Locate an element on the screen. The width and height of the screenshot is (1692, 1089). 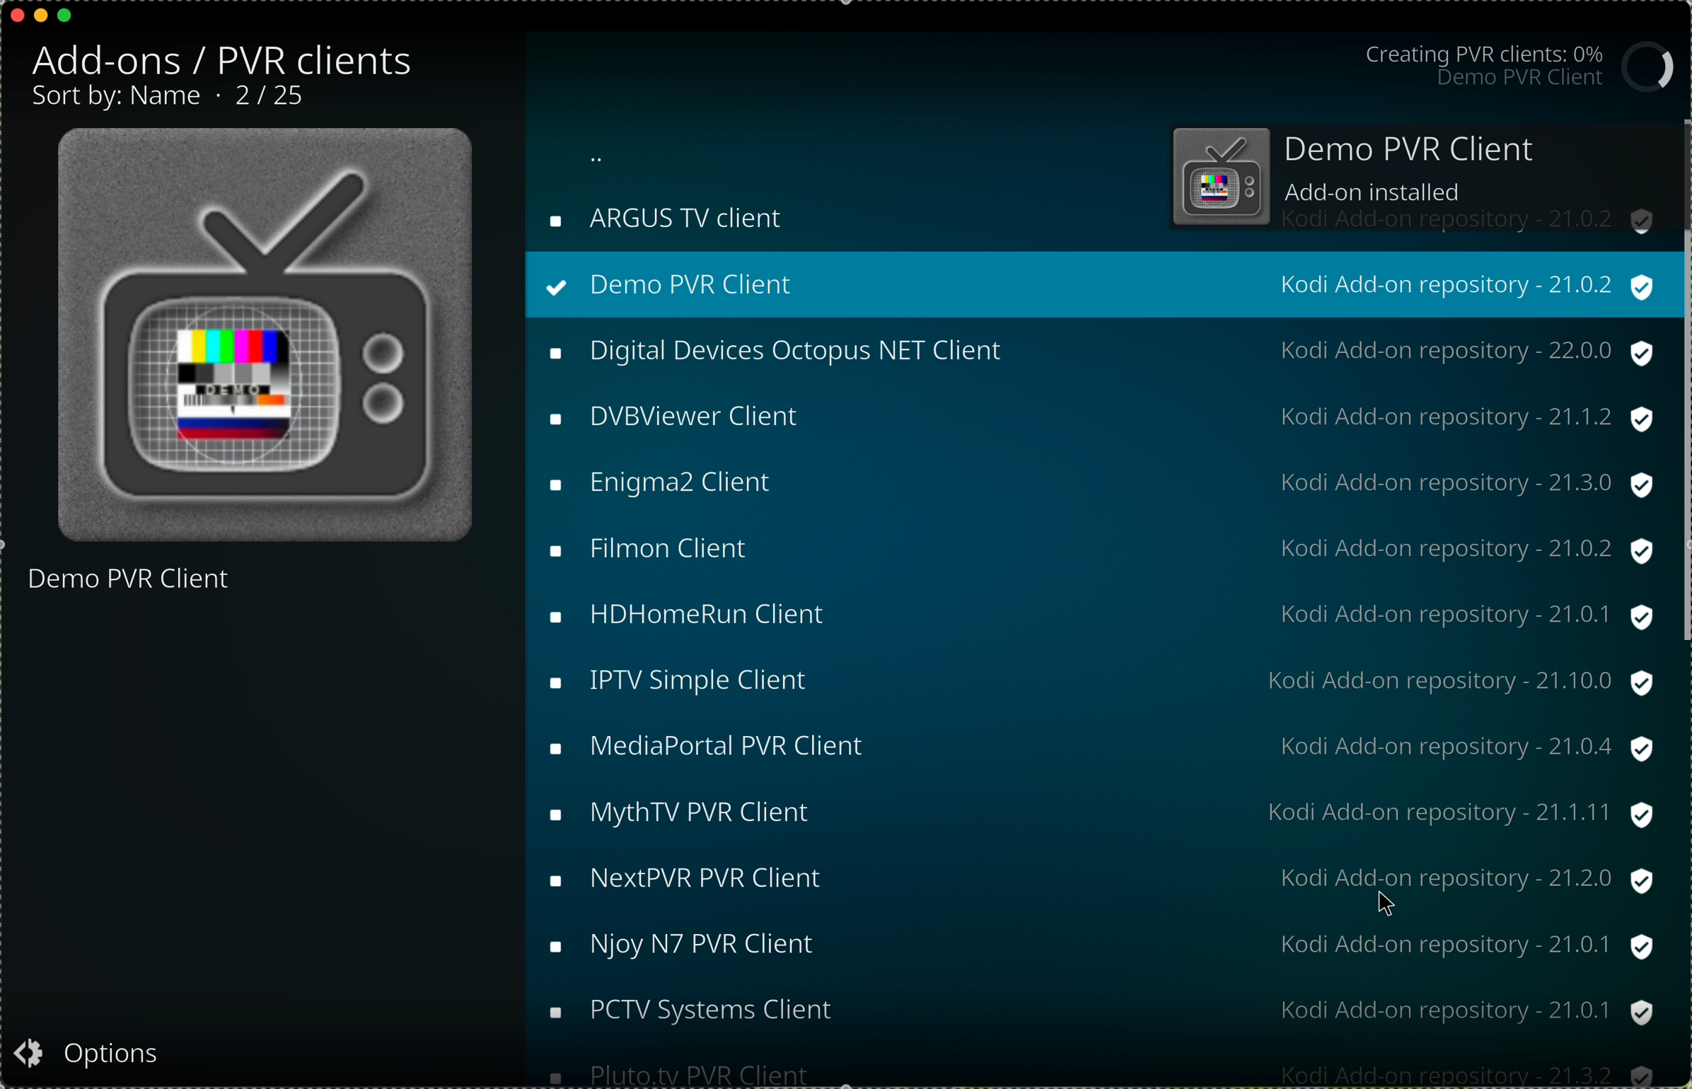
add-on installed is located at coordinates (1415, 179).